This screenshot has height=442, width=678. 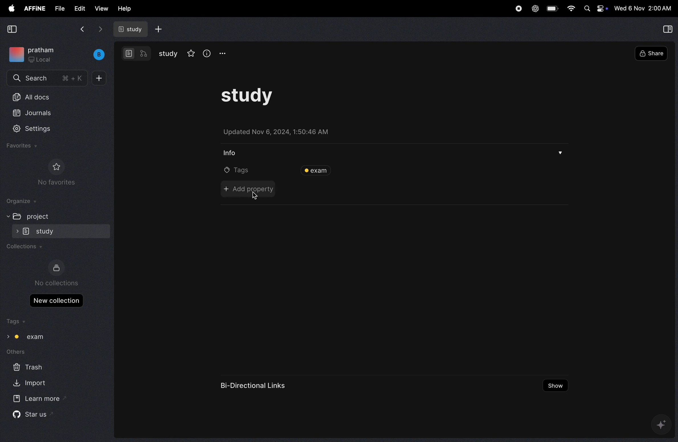 What do you see at coordinates (101, 9) in the screenshot?
I see `view` at bounding box center [101, 9].